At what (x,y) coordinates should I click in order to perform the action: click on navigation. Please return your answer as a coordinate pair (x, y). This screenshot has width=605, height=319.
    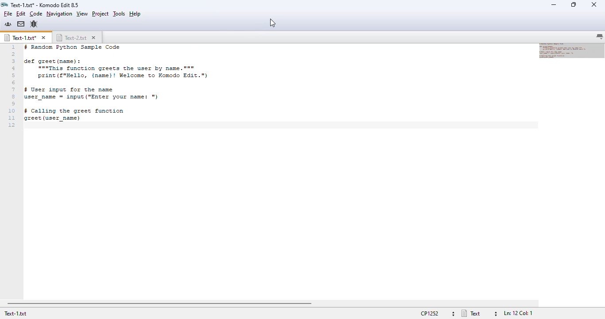
    Looking at the image, I should click on (59, 13).